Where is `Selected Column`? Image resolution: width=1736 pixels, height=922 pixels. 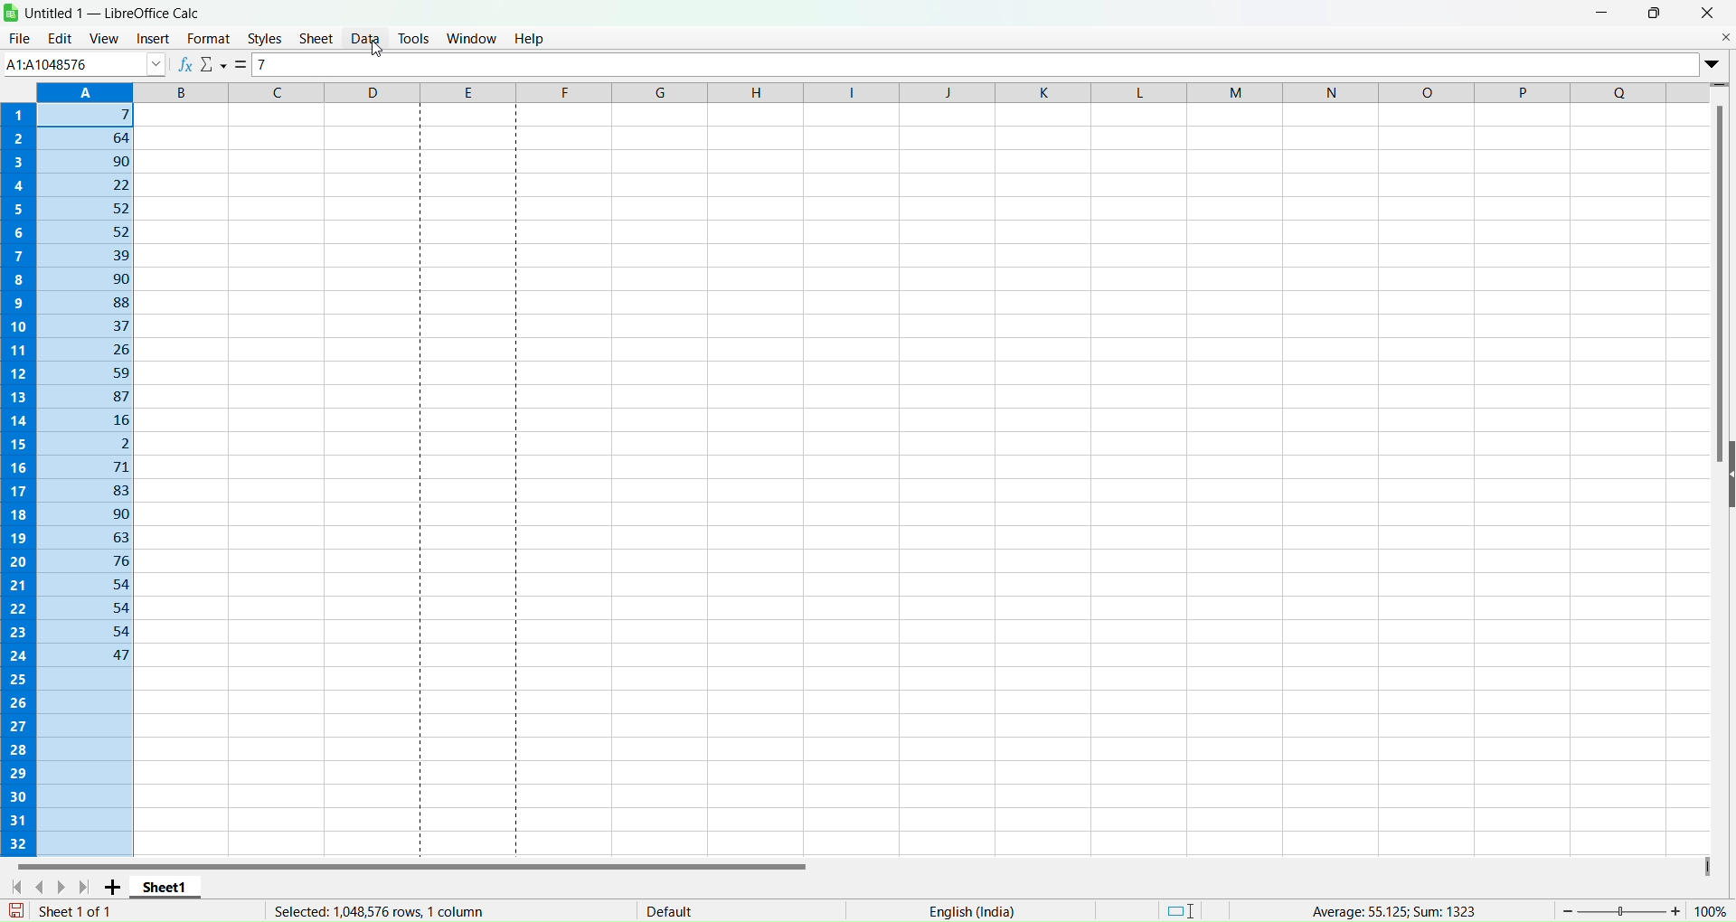 Selected Column is located at coordinates (80, 478).